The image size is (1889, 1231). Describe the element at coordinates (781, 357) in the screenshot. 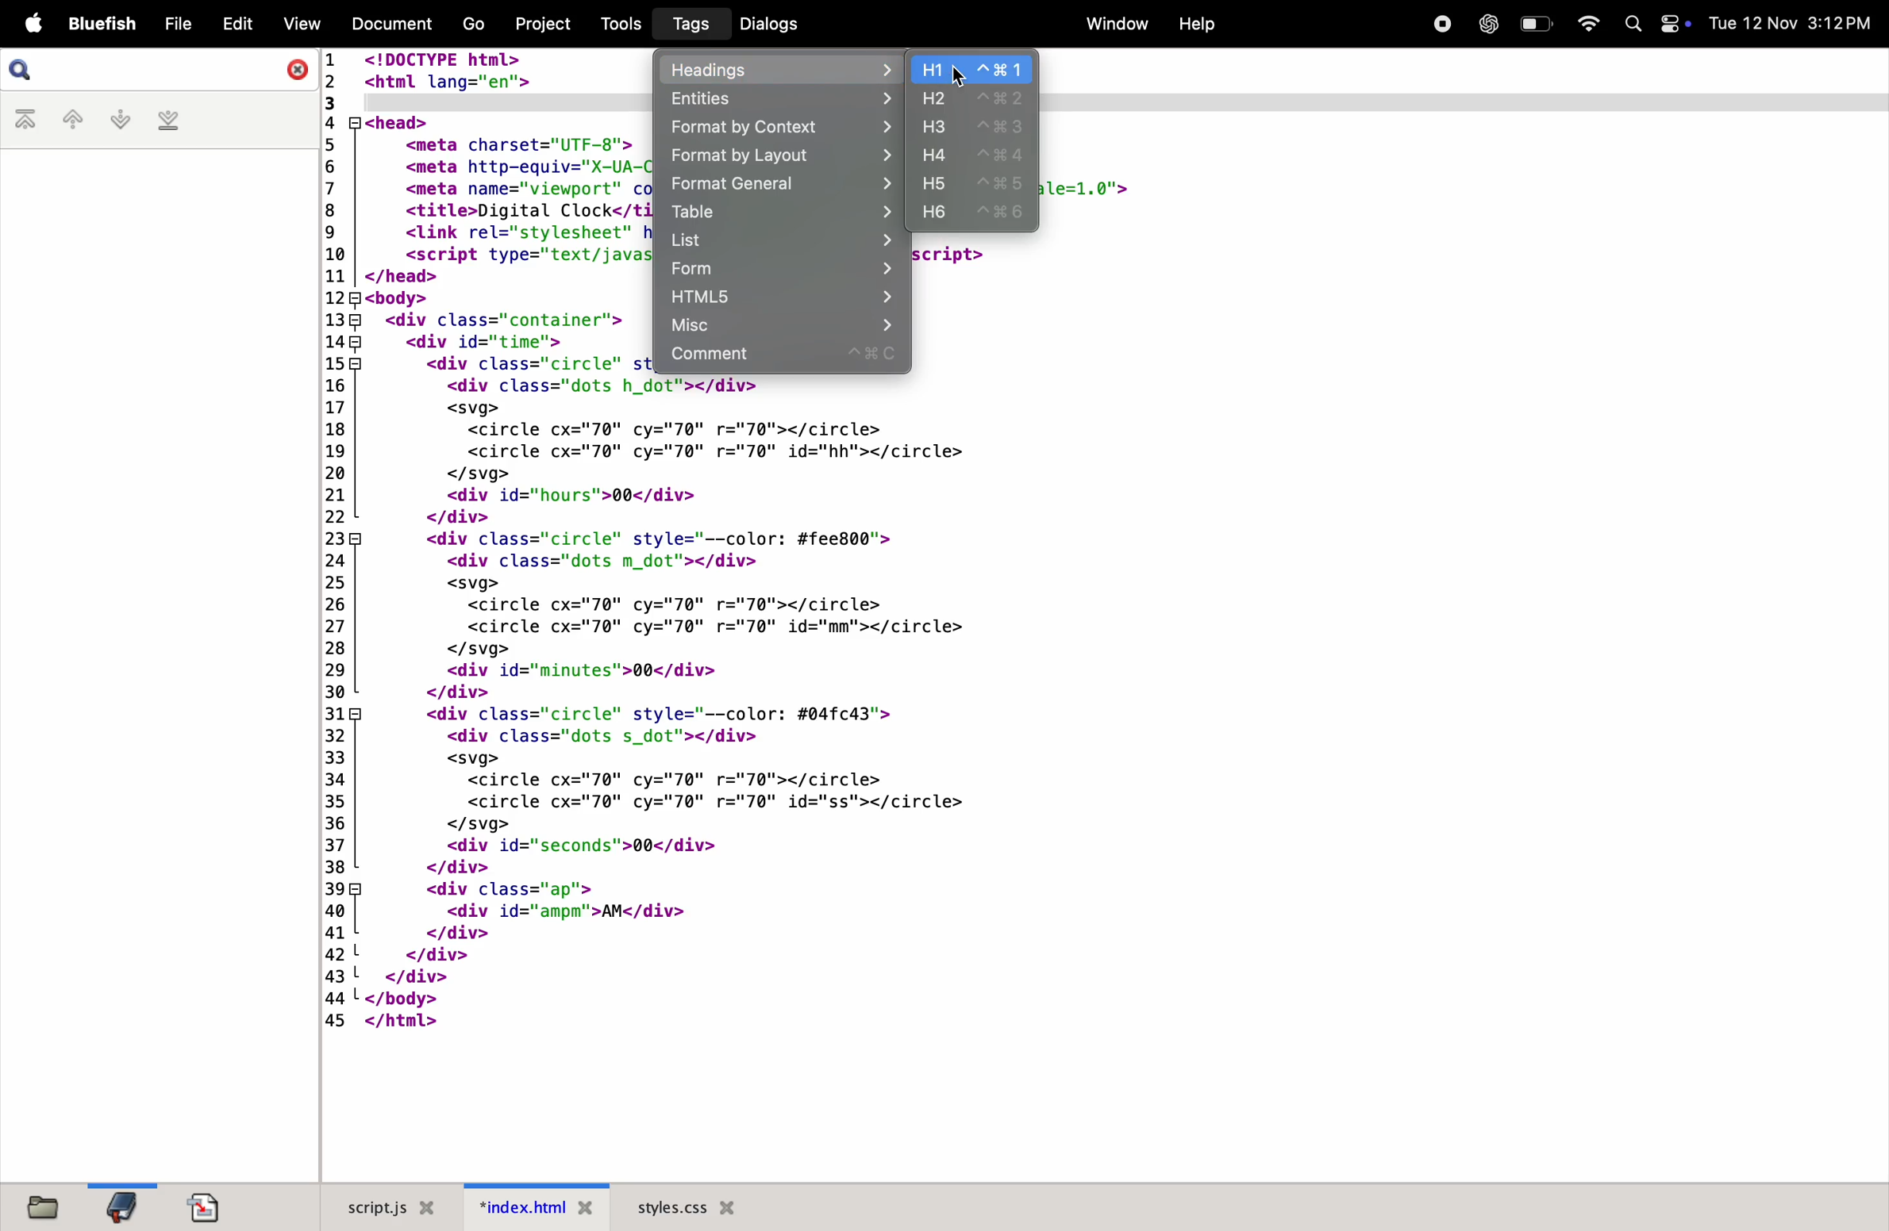

I see `comment` at that location.